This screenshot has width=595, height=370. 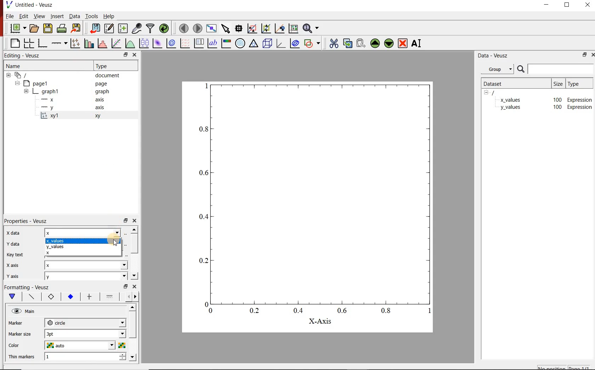 I want to click on move to previous page, so click(x=183, y=29).